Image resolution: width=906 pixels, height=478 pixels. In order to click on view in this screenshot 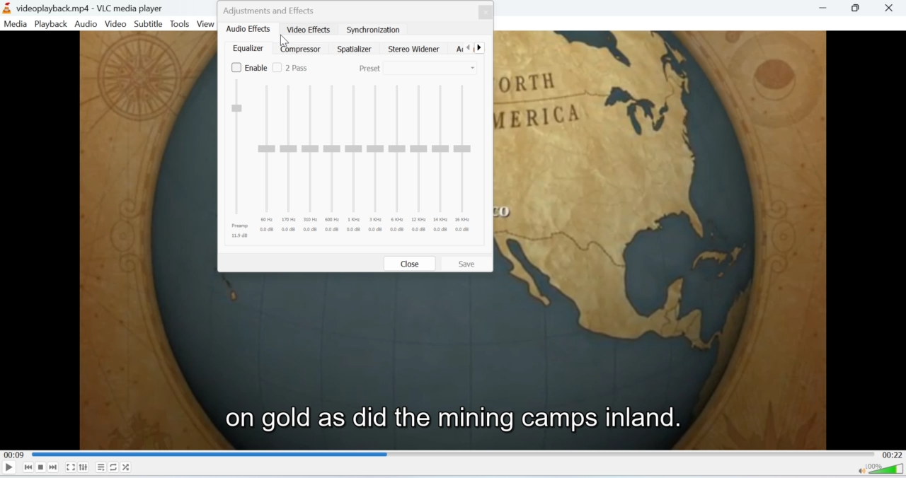, I will do `click(207, 25)`.